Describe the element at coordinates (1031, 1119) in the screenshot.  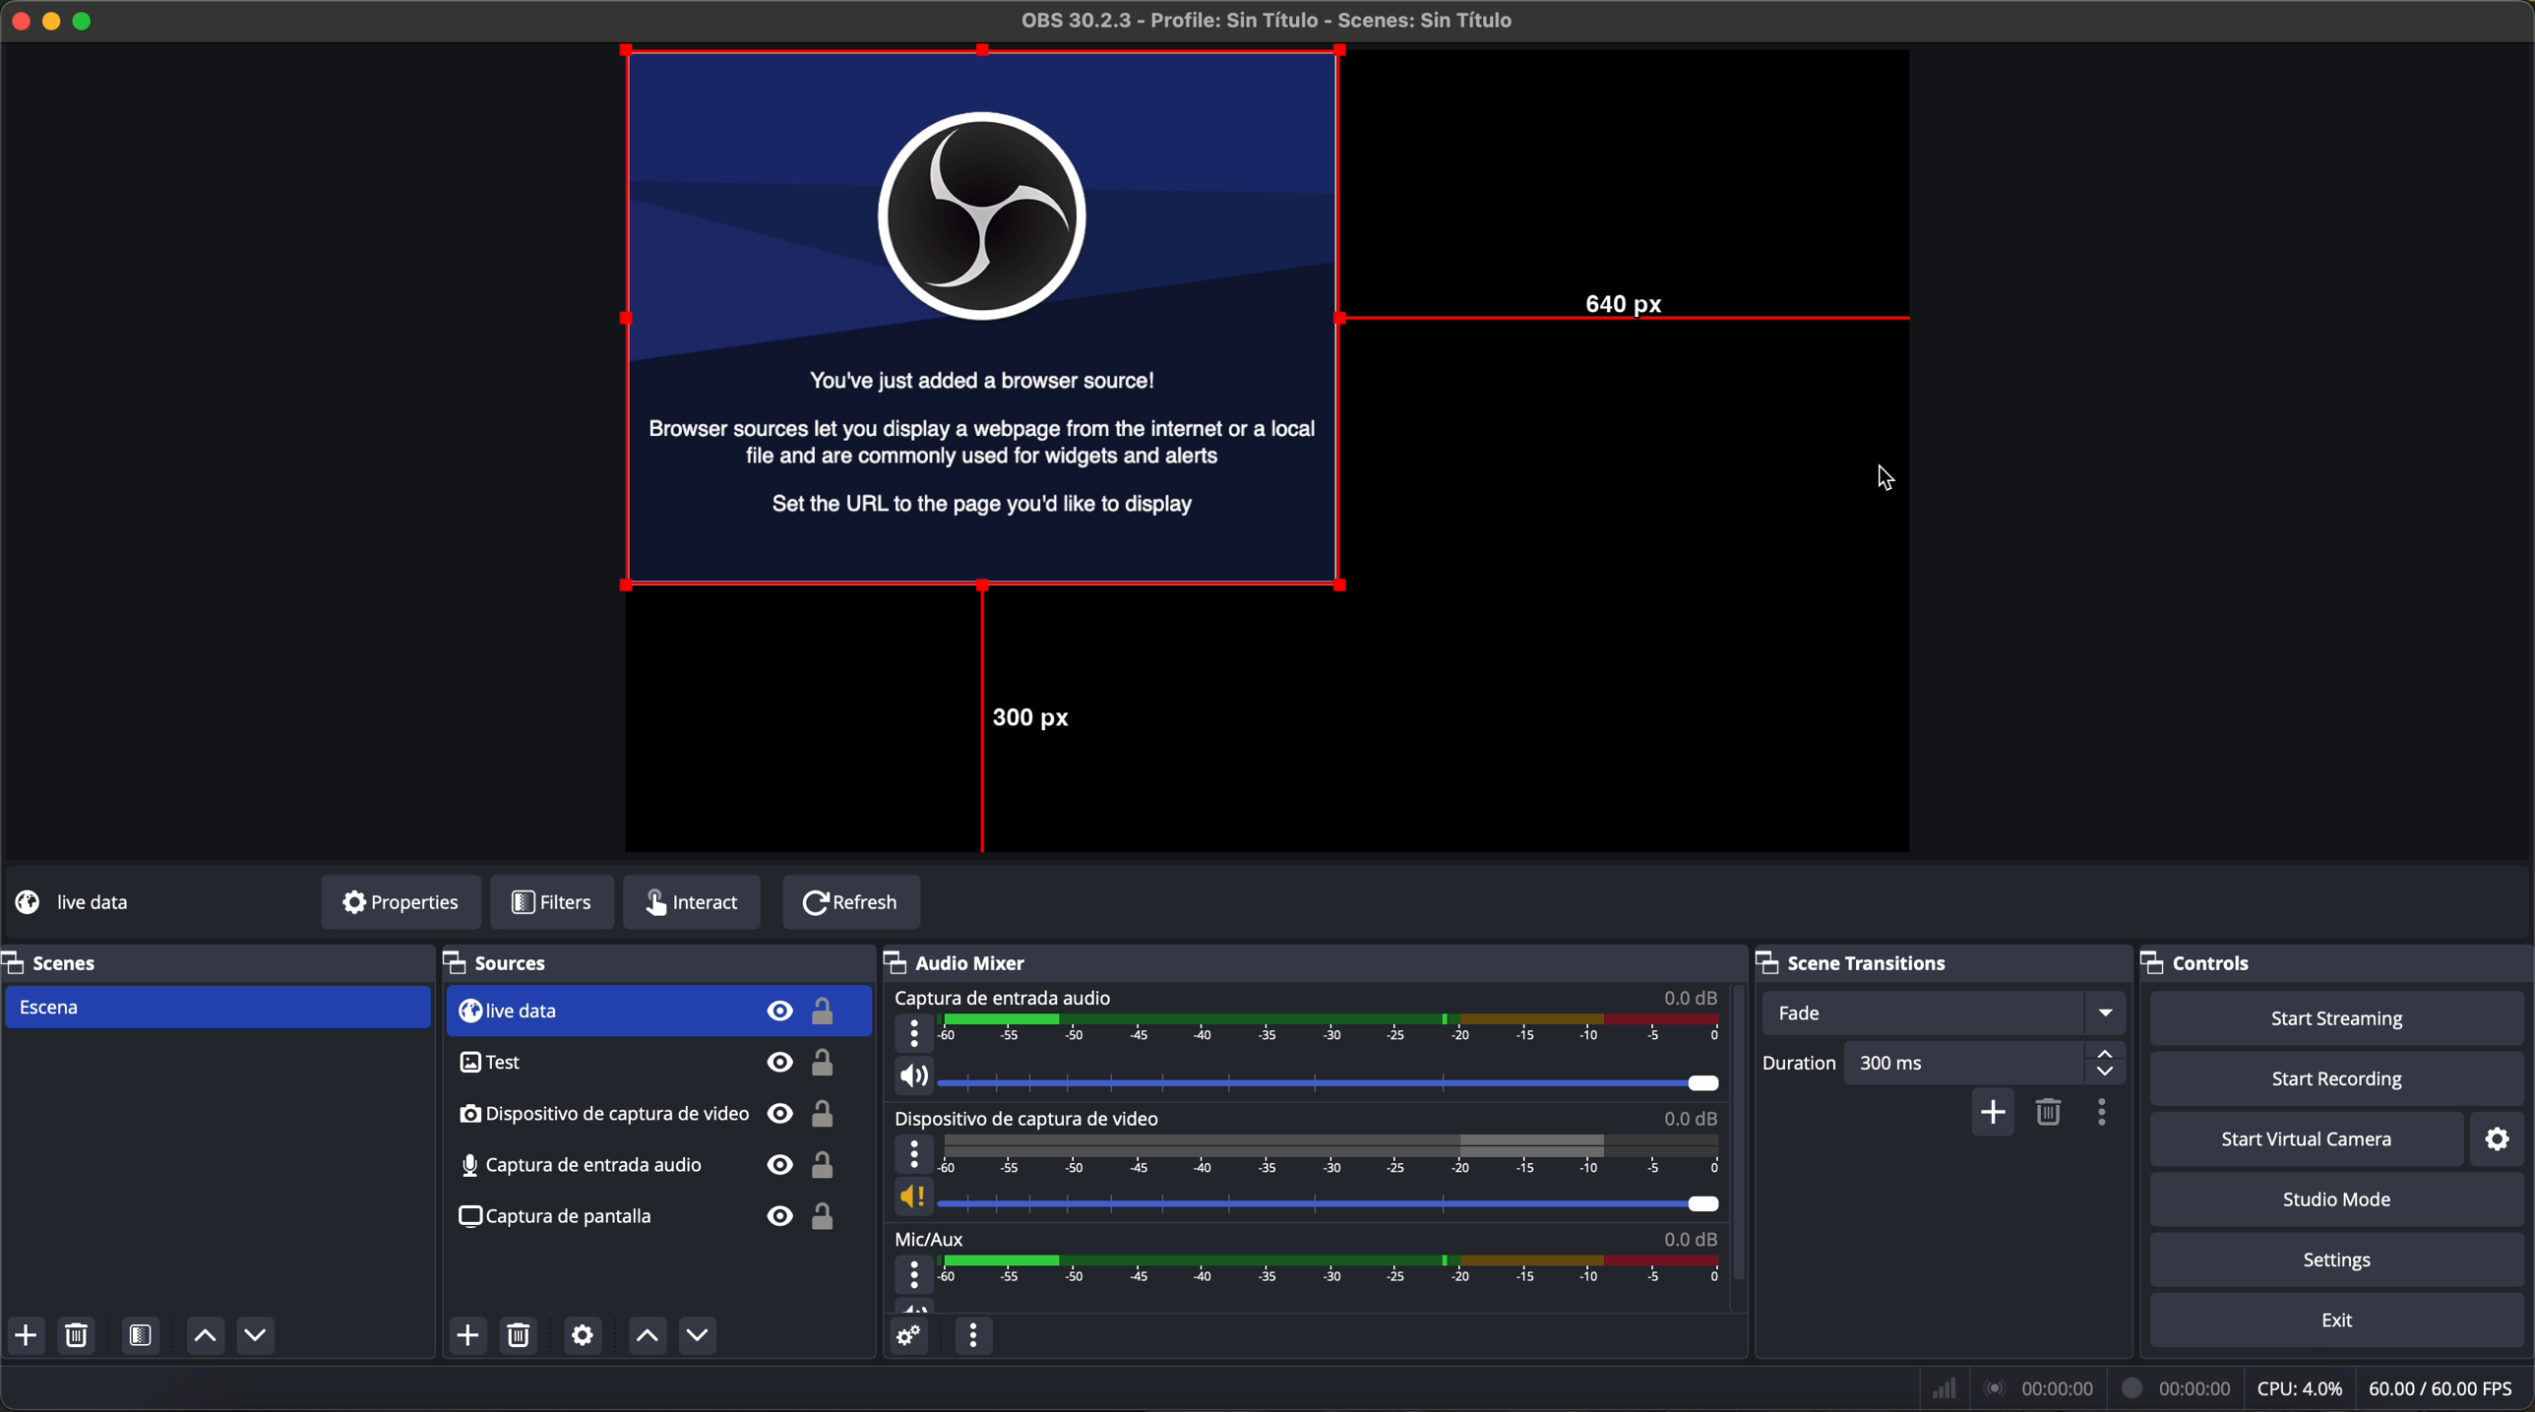
I see `video capture device` at that location.